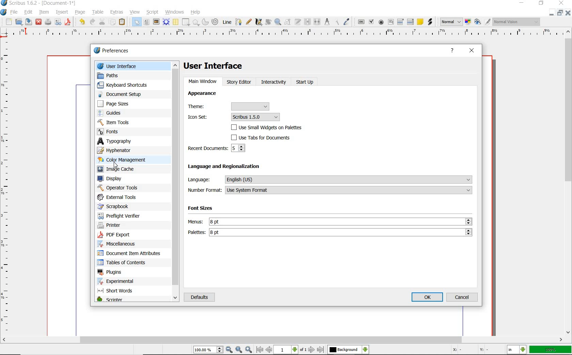 This screenshot has width=572, height=355. I want to click on document setup, so click(120, 95).